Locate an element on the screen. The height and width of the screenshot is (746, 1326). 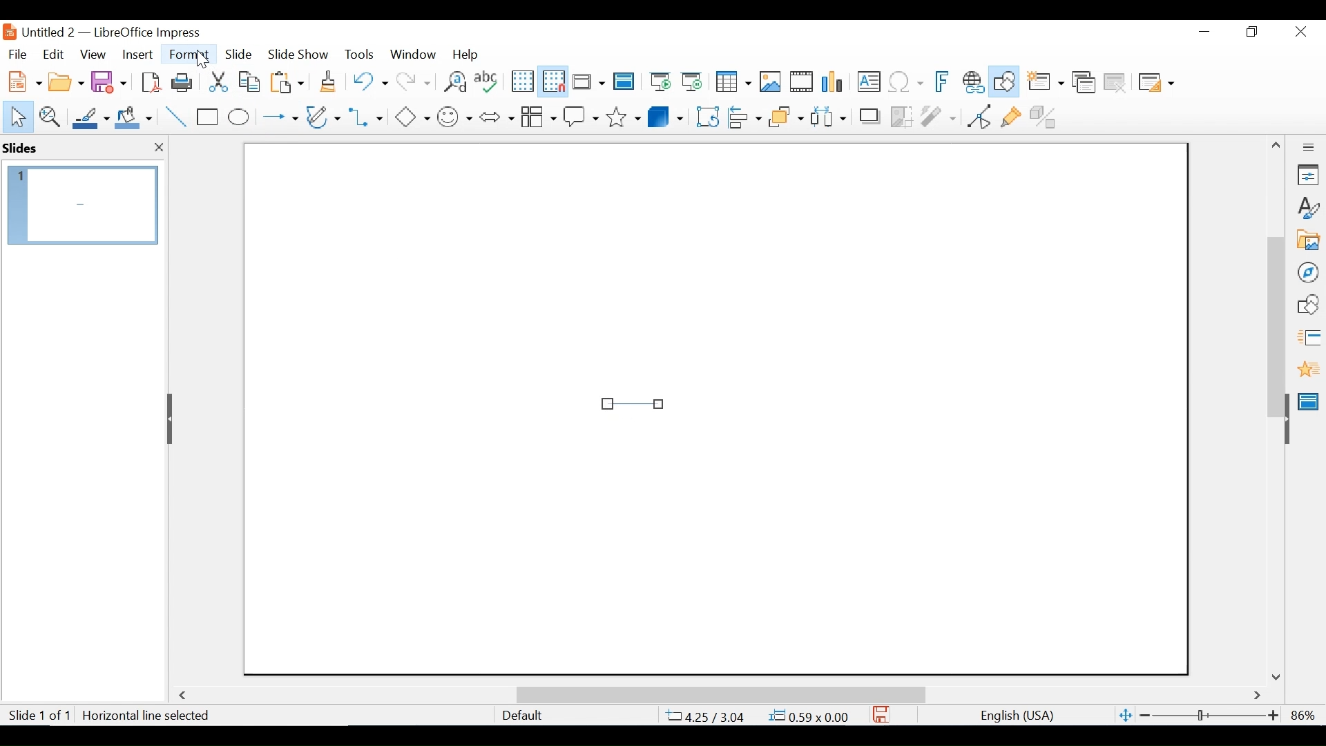
Paste is located at coordinates (291, 82).